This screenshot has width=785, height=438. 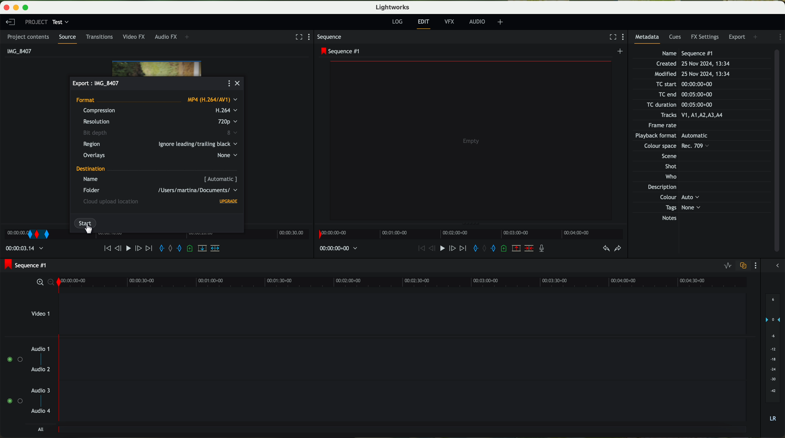 I want to click on source, so click(x=69, y=39).